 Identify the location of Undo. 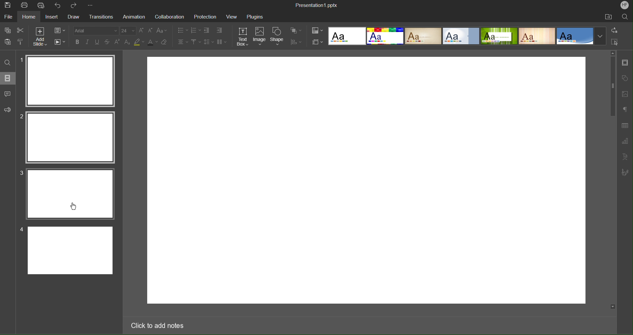
(58, 6).